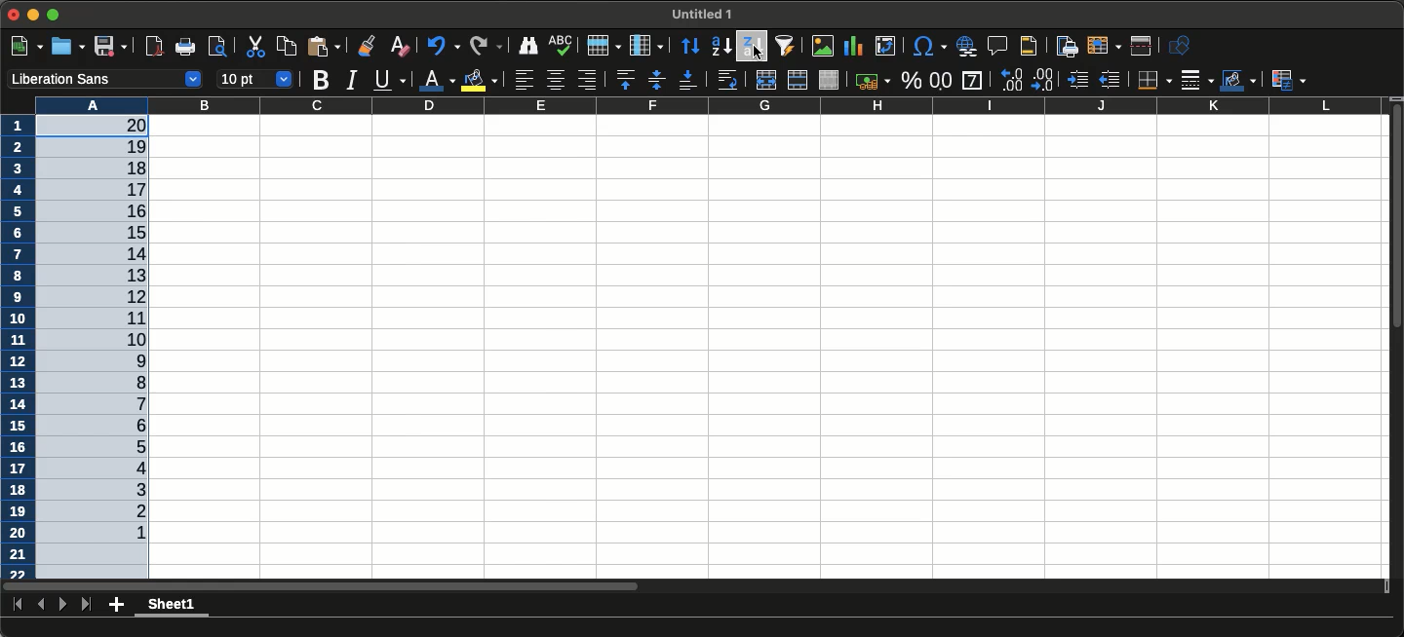 Image resolution: width=1404 pixels, height=637 pixels. Describe the element at coordinates (1011, 79) in the screenshot. I see `Delete decimal place` at that location.